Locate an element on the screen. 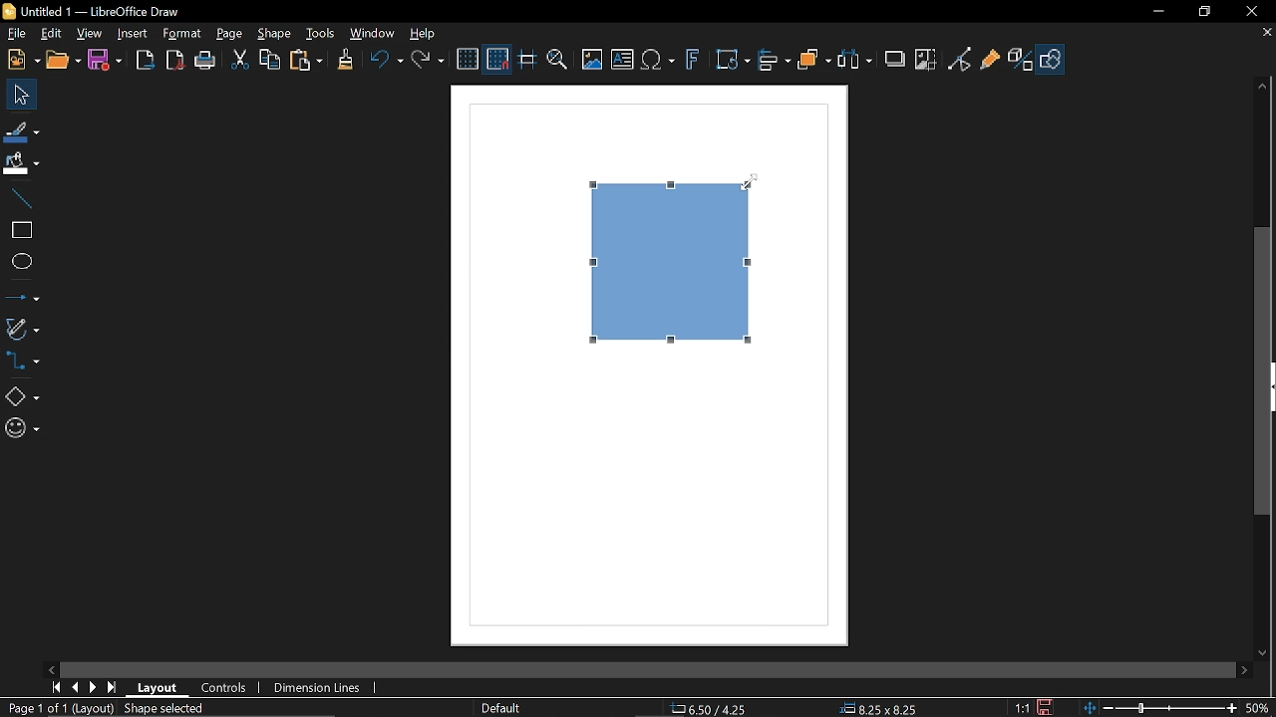 The image size is (1276, 717). Controls is located at coordinates (222, 688).